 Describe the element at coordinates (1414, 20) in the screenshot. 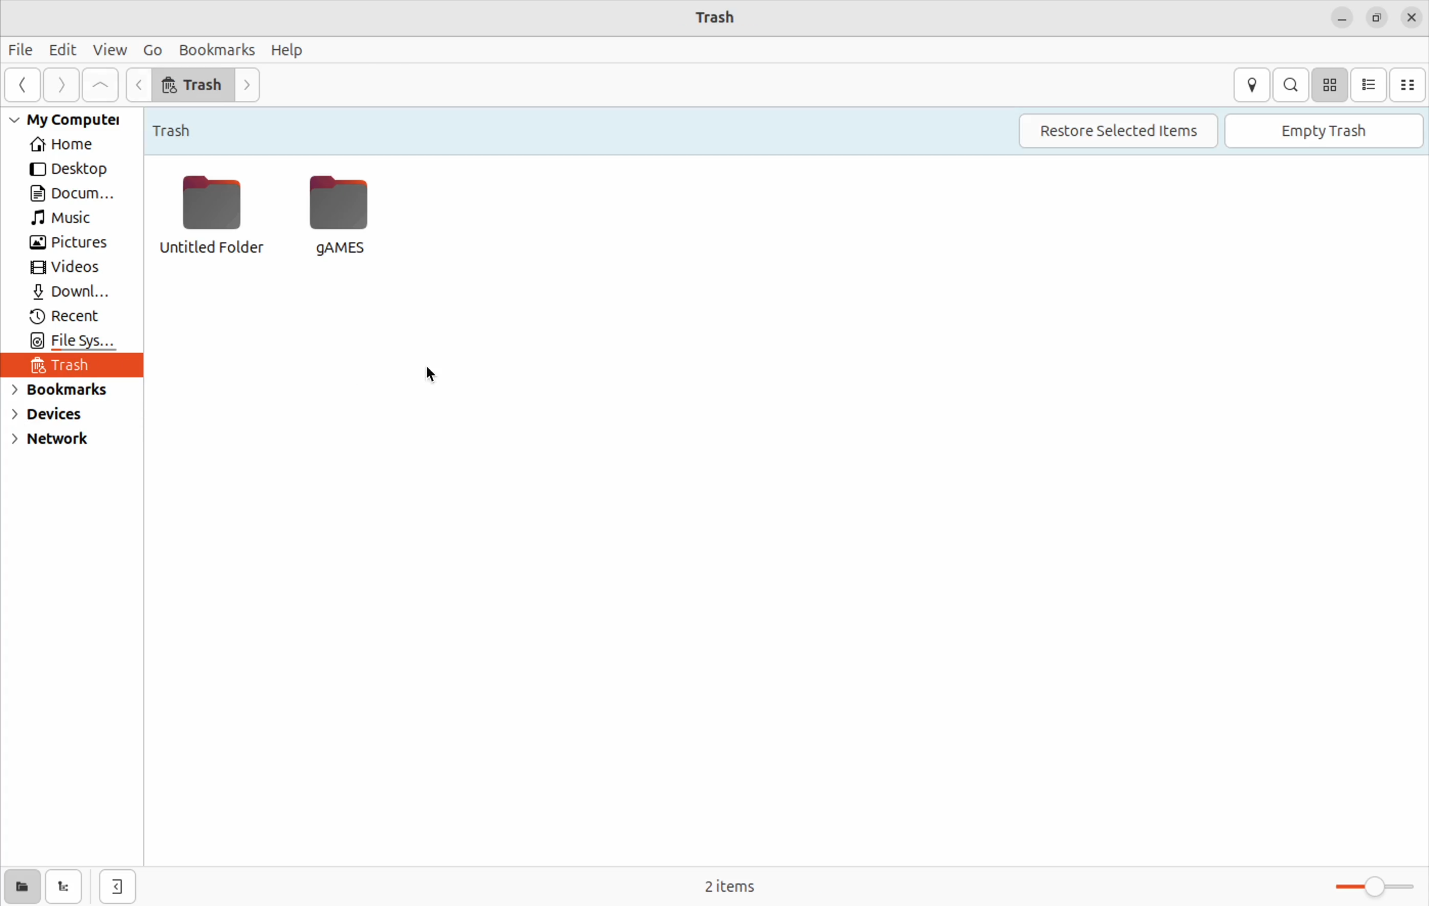

I see `close` at that location.